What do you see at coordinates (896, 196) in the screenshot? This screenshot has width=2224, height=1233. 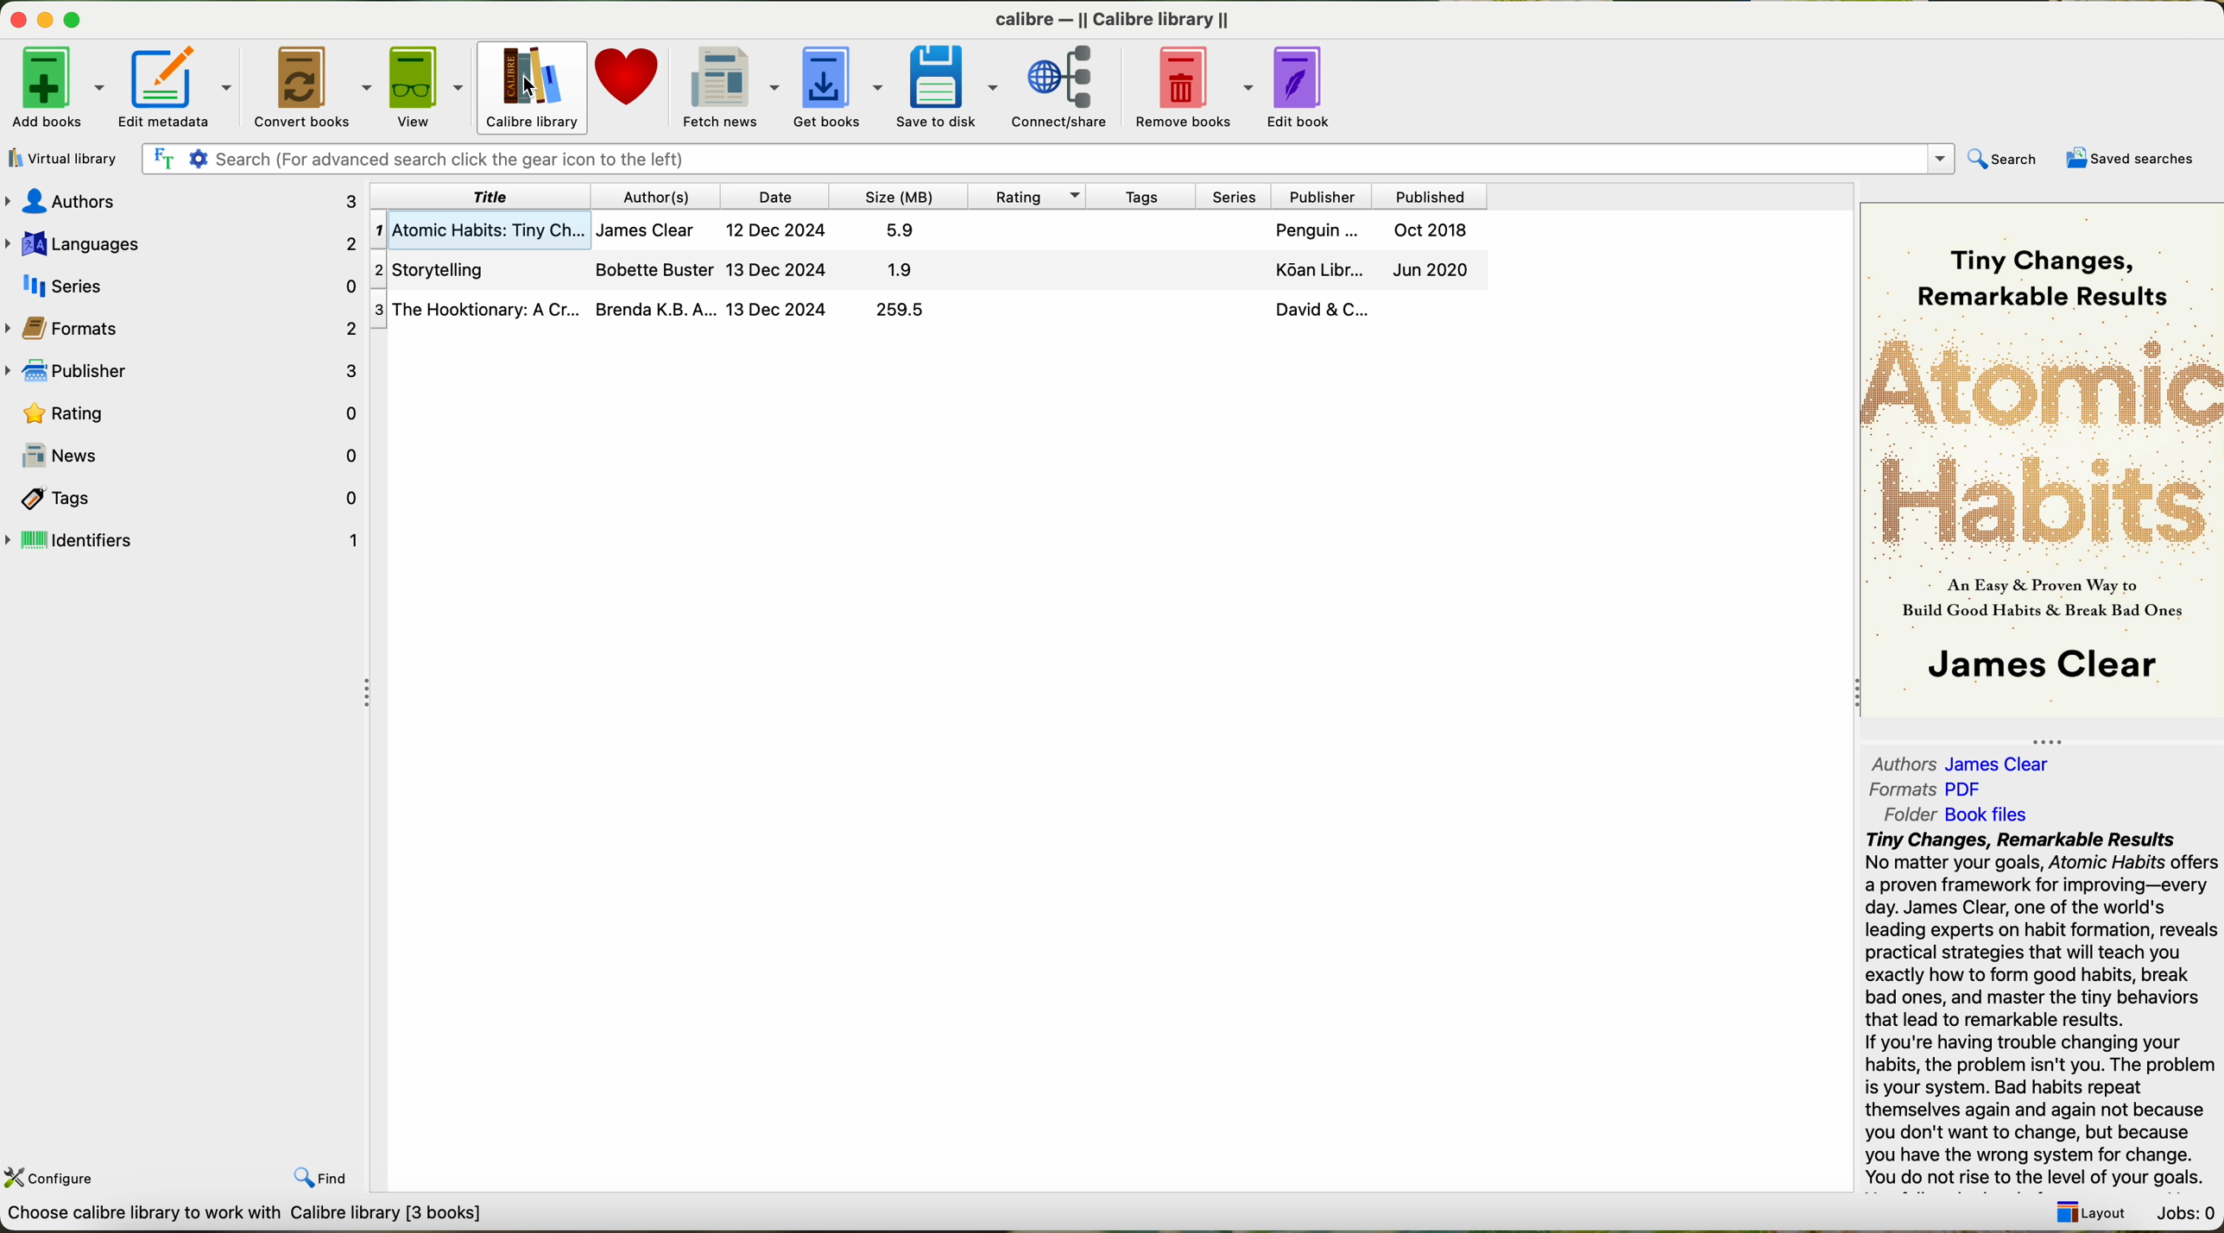 I see `size` at bounding box center [896, 196].